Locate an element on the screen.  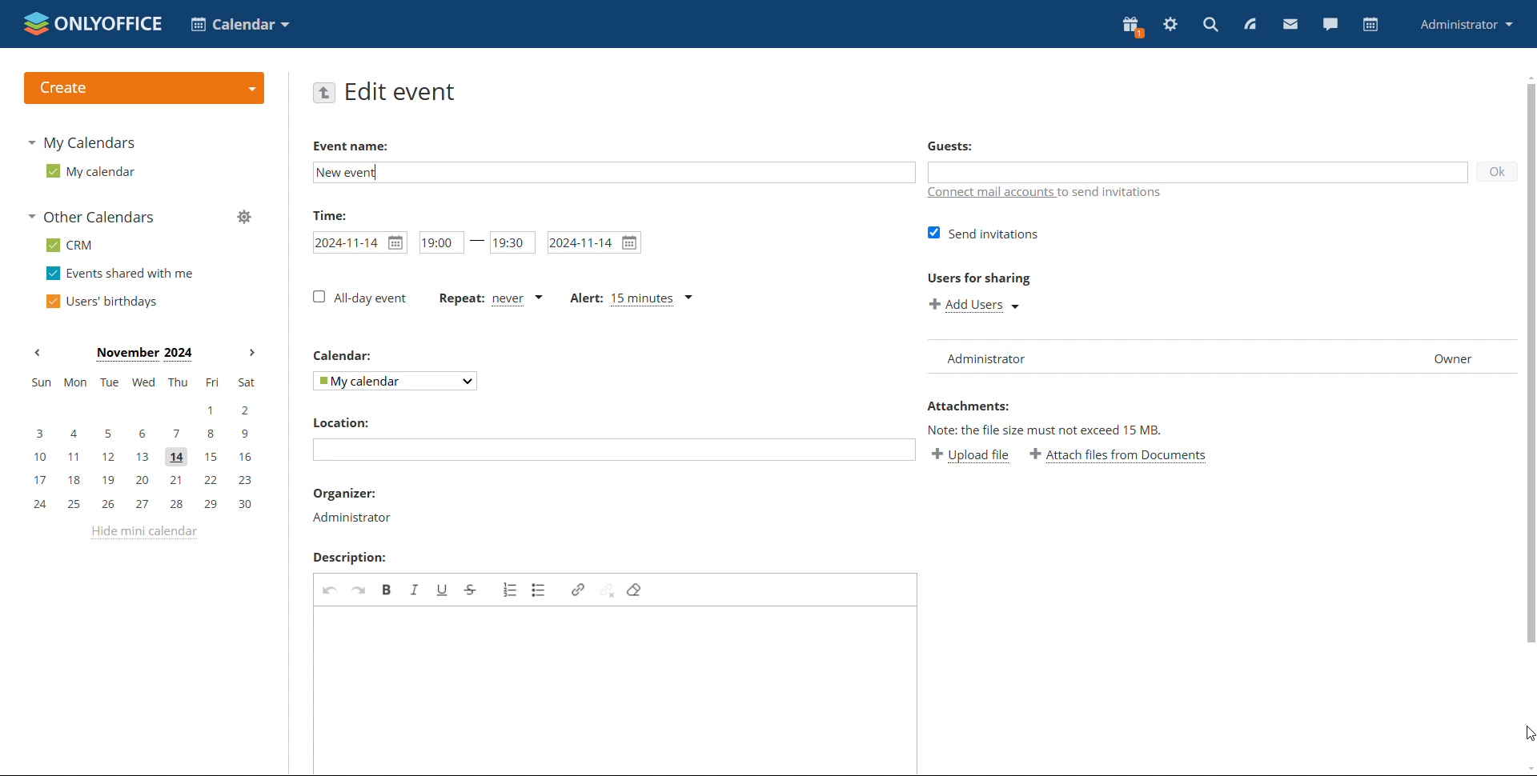
current month is located at coordinates (144, 354).